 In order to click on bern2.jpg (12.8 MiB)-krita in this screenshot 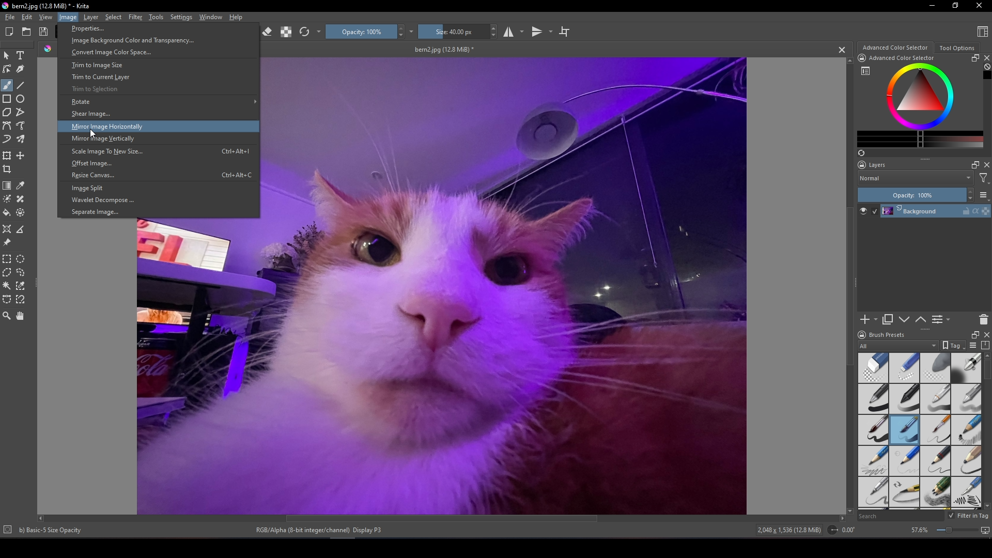, I will do `click(49, 6)`.